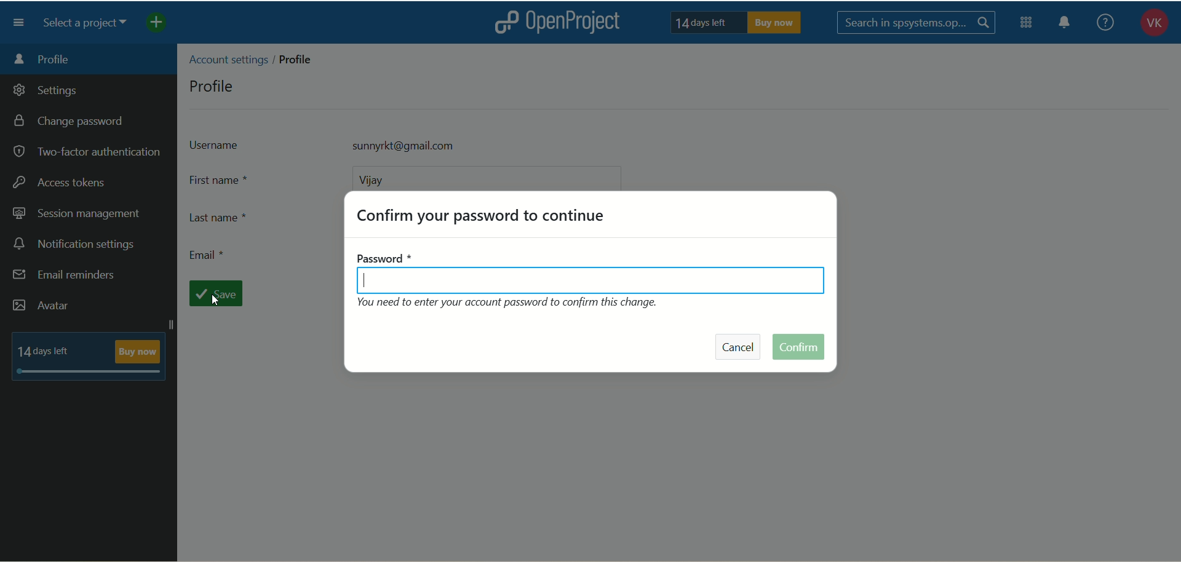  Describe the element at coordinates (77, 215) in the screenshot. I see `session management` at that location.